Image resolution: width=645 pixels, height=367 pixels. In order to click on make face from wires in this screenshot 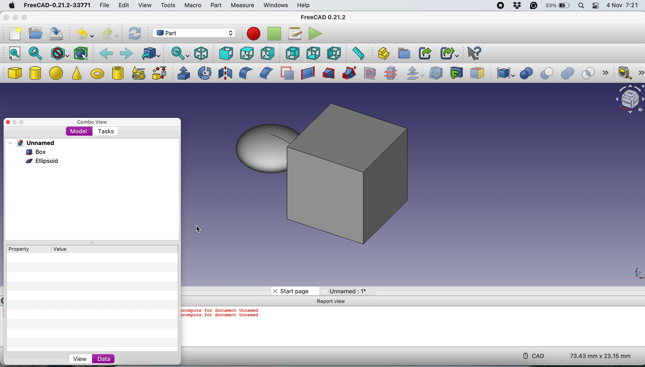, I will do `click(287, 73)`.